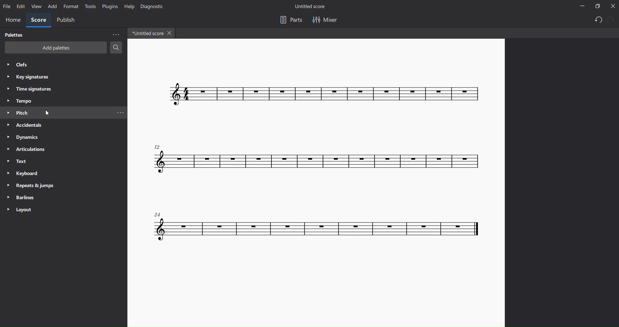 This screenshot has height=327, width=619. What do you see at coordinates (129, 7) in the screenshot?
I see `help` at bounding box center [129, 7].